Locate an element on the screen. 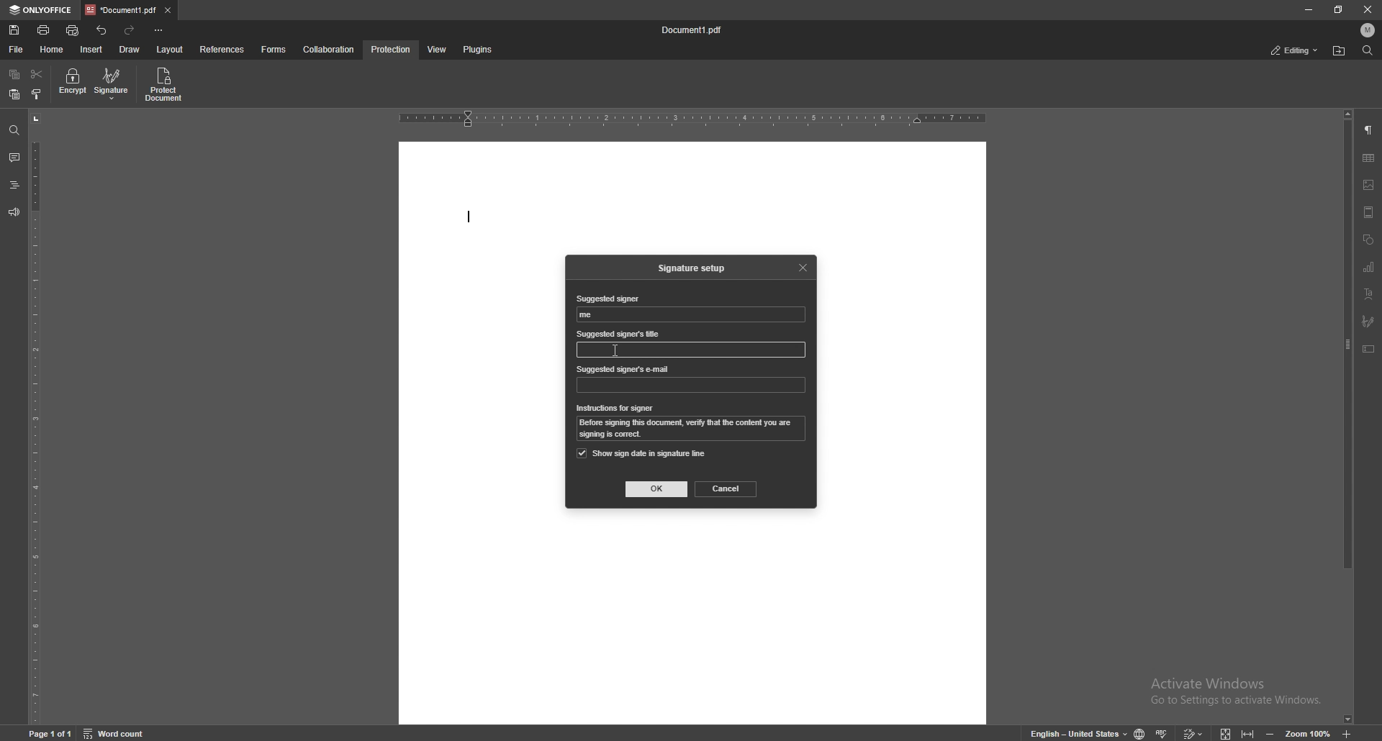 This screenshot has height=741, width=1382. text art is located at coordinates (1368, 295).